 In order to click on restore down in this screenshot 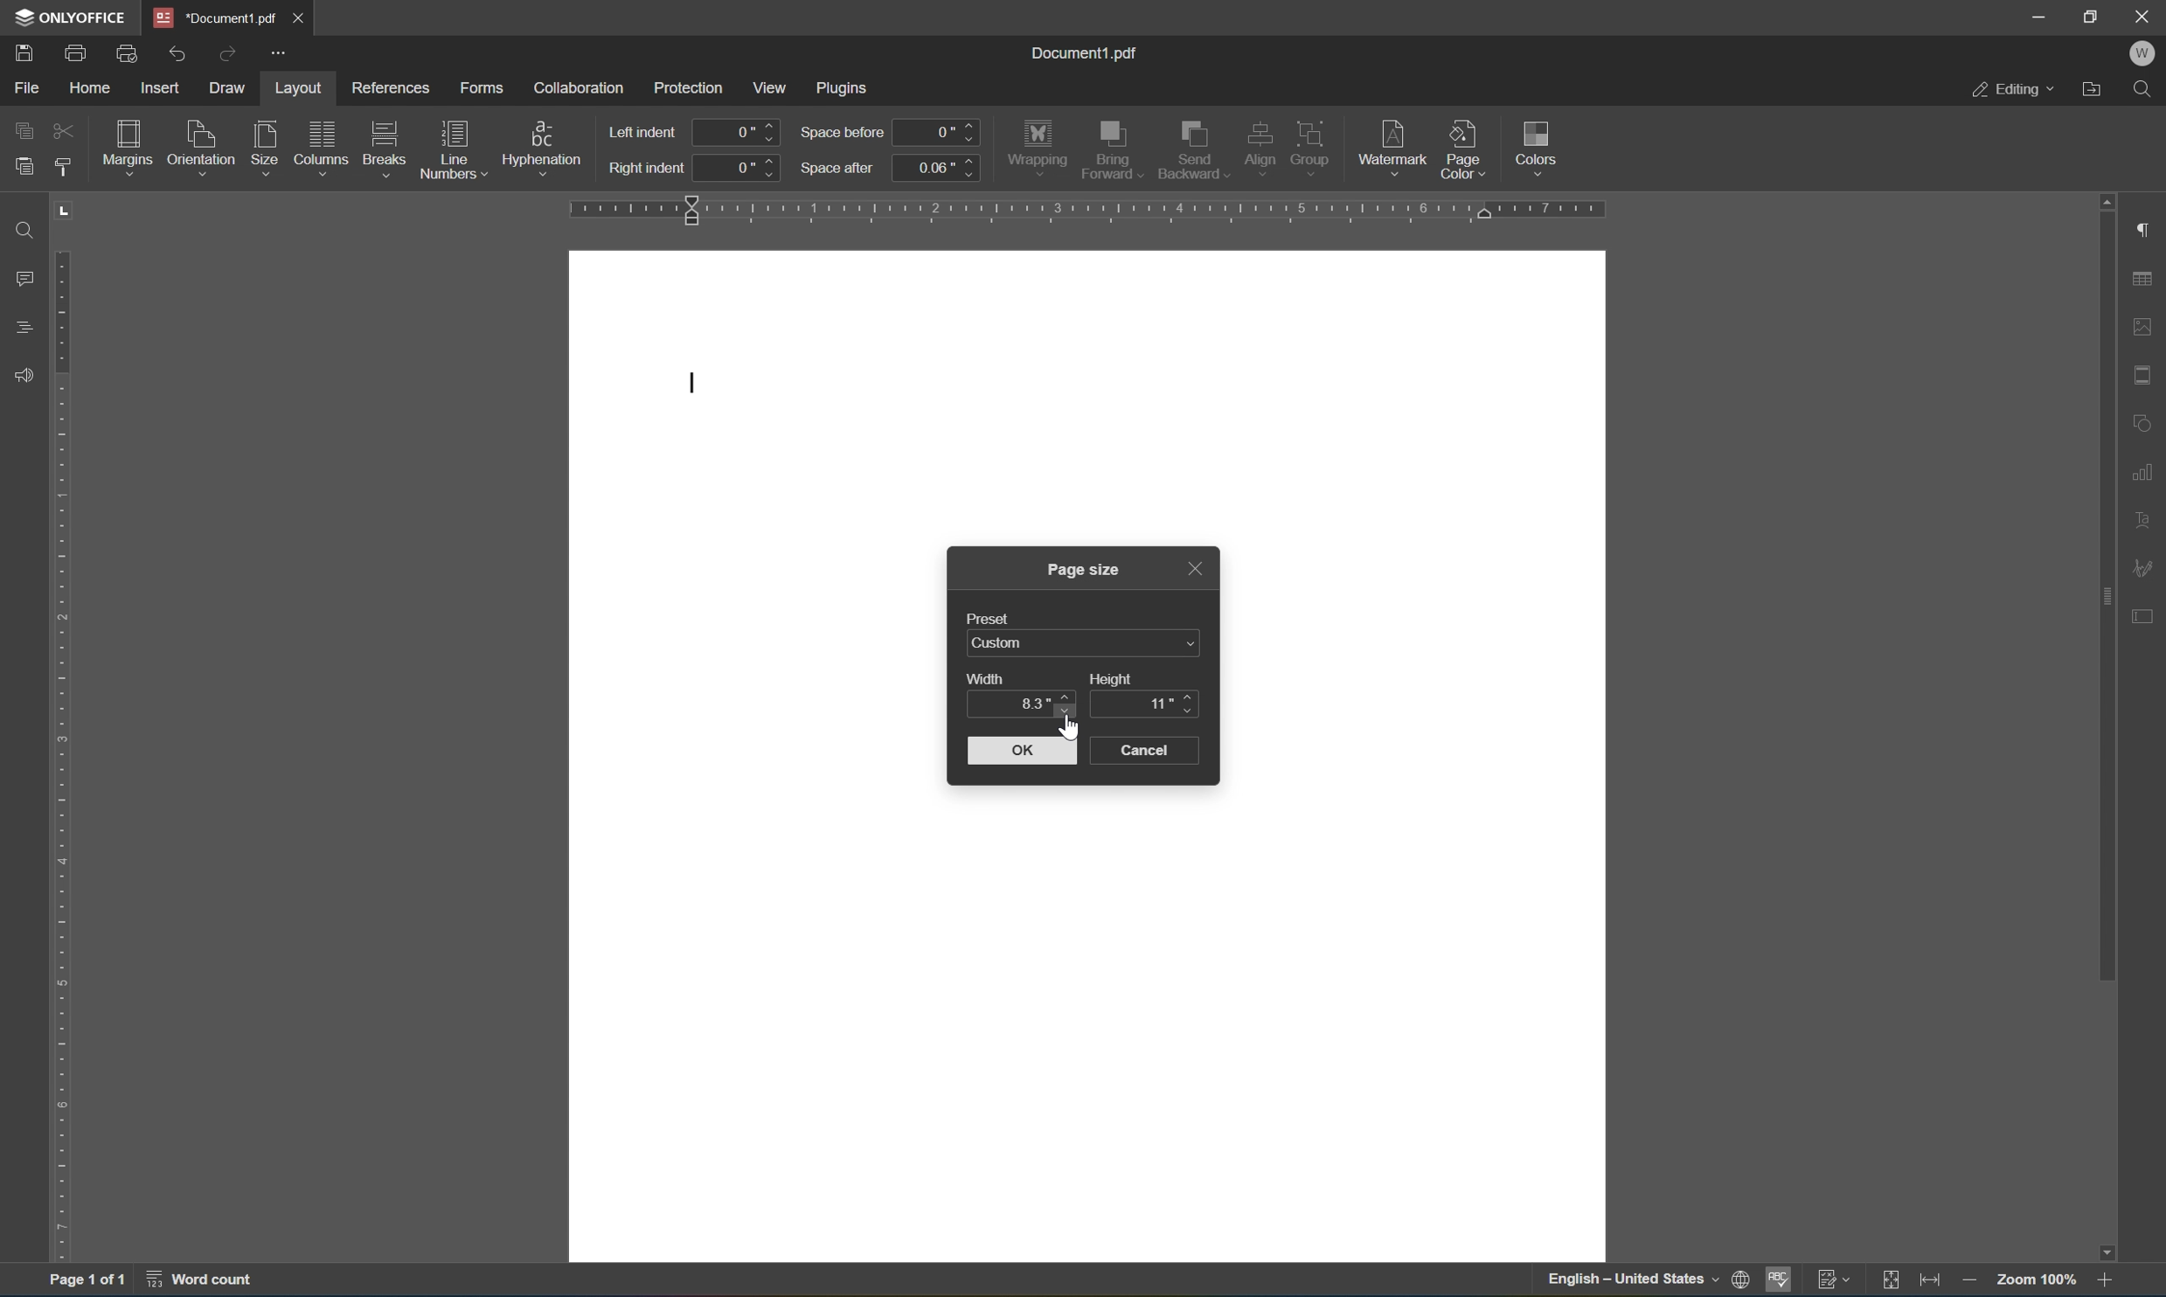, I will do `click(2093, 14)`.